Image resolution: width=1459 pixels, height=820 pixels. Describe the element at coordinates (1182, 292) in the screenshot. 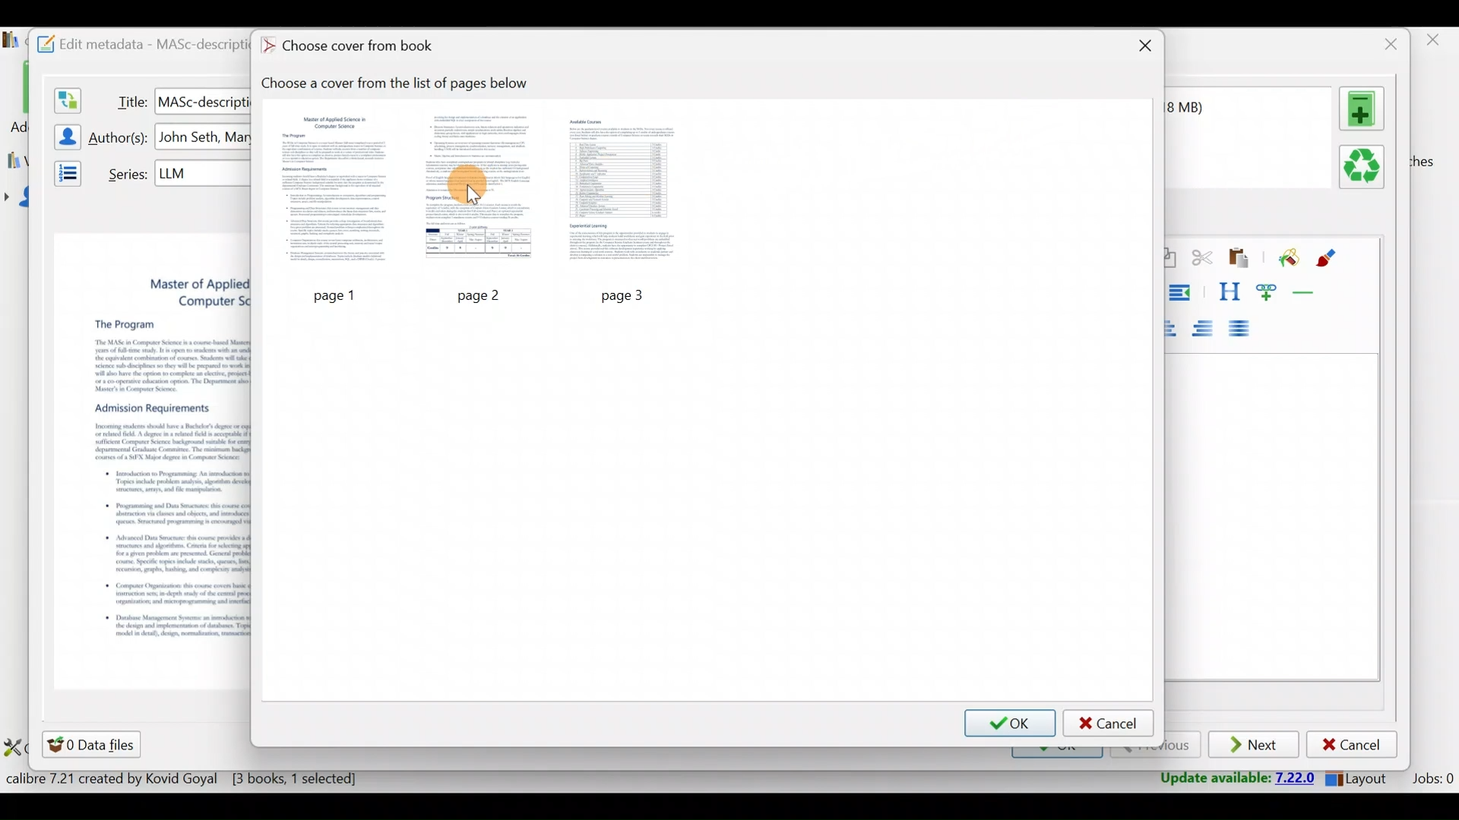

I see `Decrease indentation` at that location.